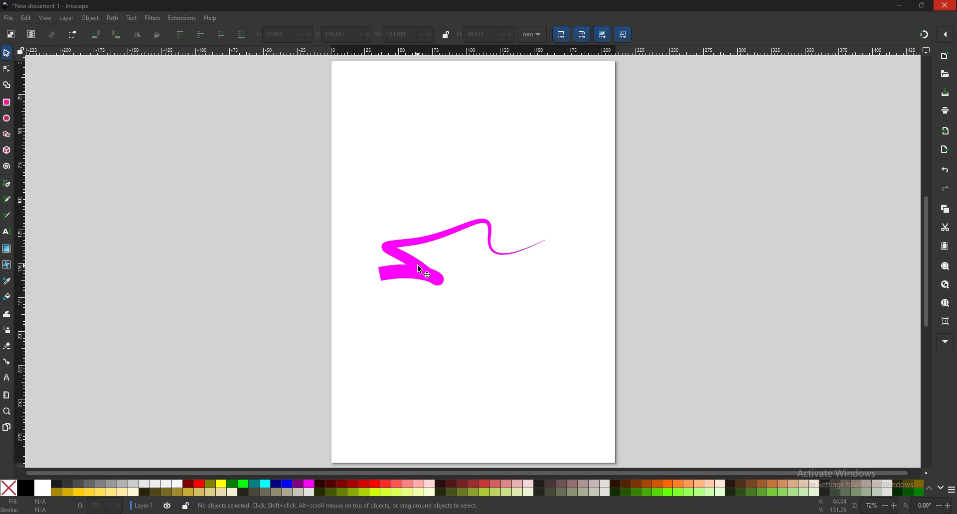 The height and width of the screenshot is (514, 957). Describe the element at coordinates (875, 506) in the screenshot. I see `zoom` at that location.